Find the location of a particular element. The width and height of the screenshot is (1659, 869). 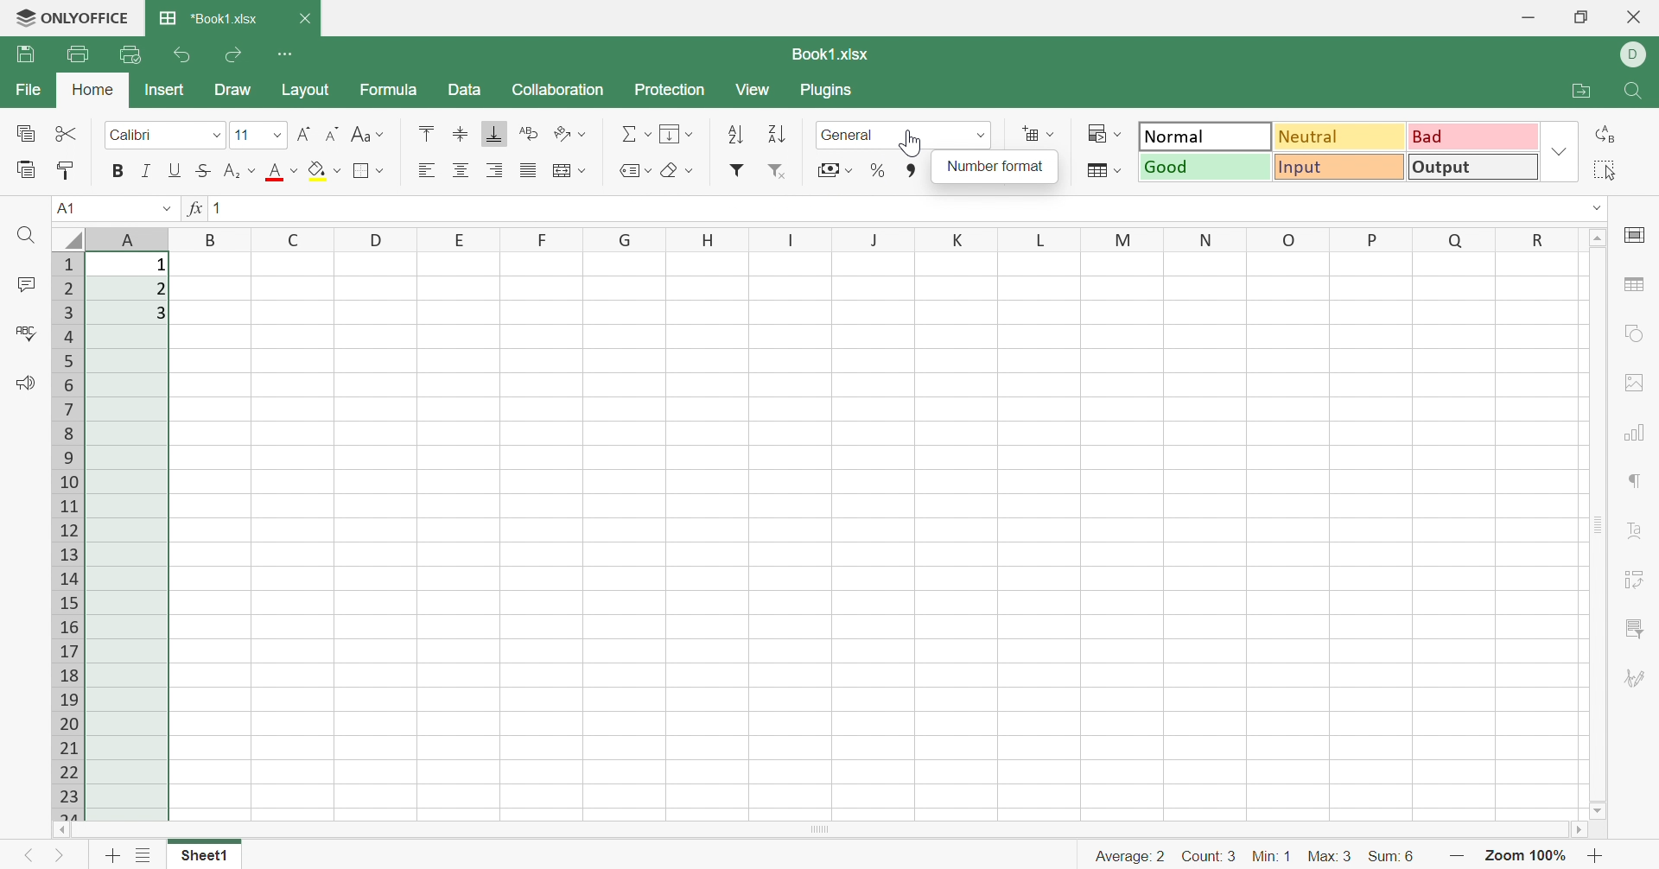

Scroll bar is located at coordinates (1600, 523).